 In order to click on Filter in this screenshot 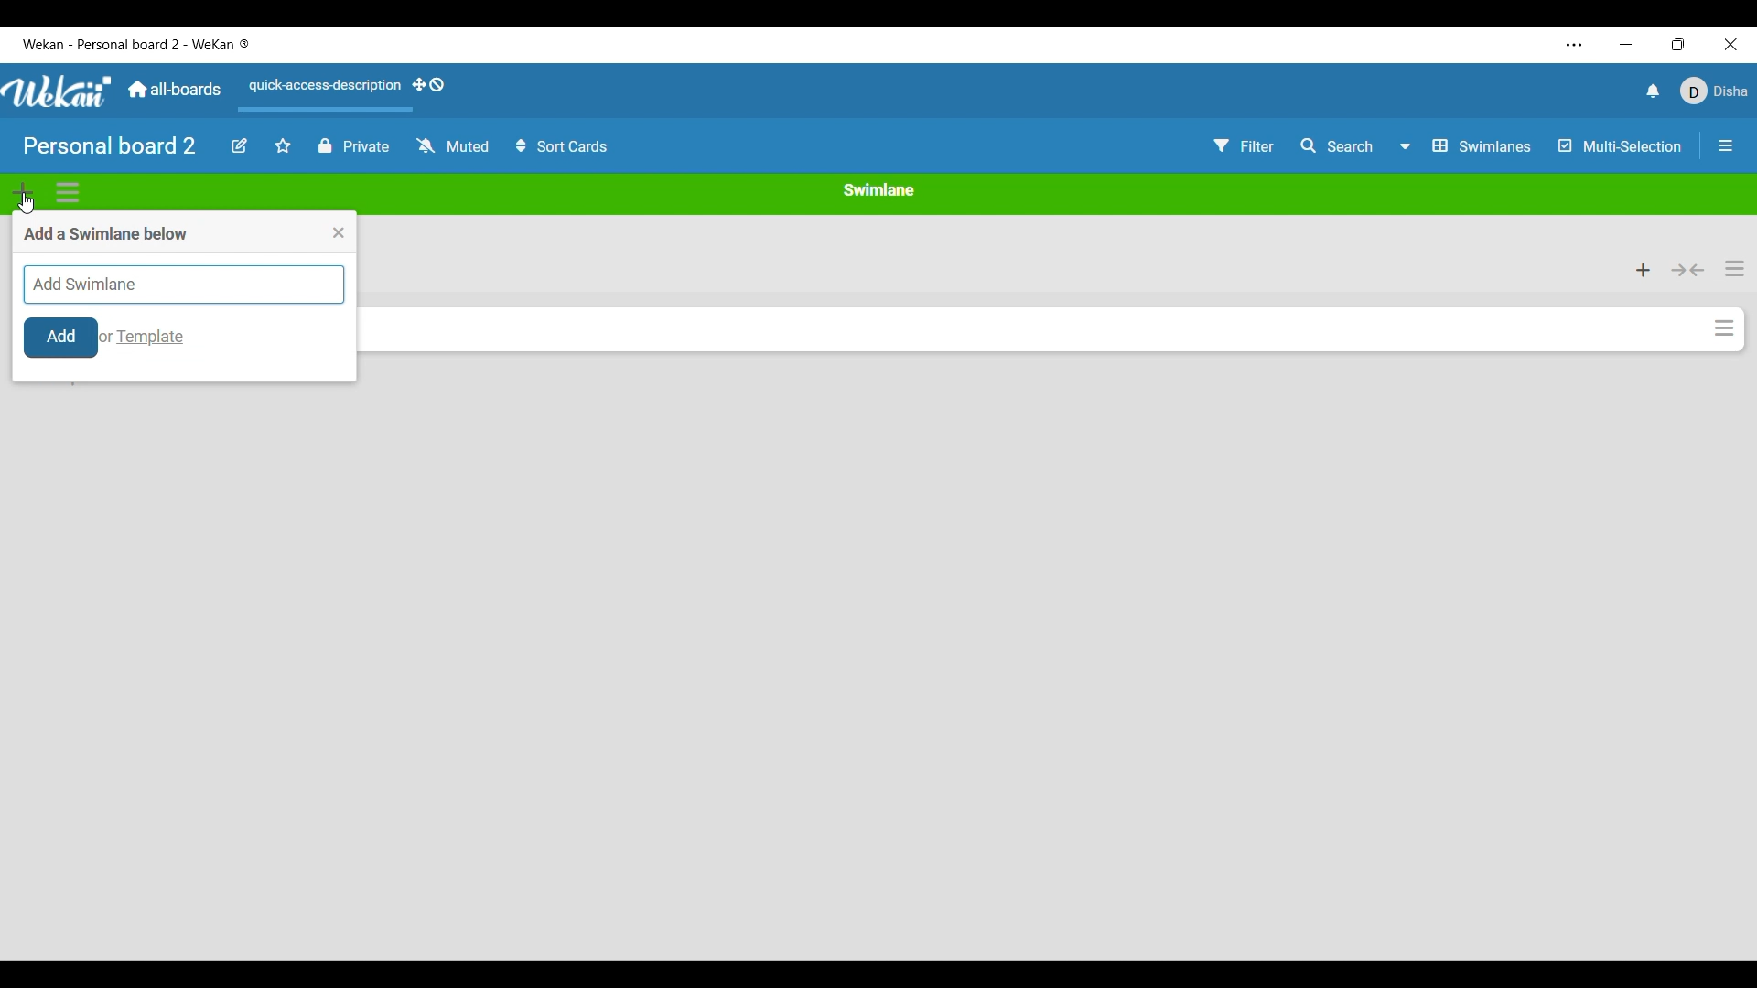, I will do `click(1245, 145)`.